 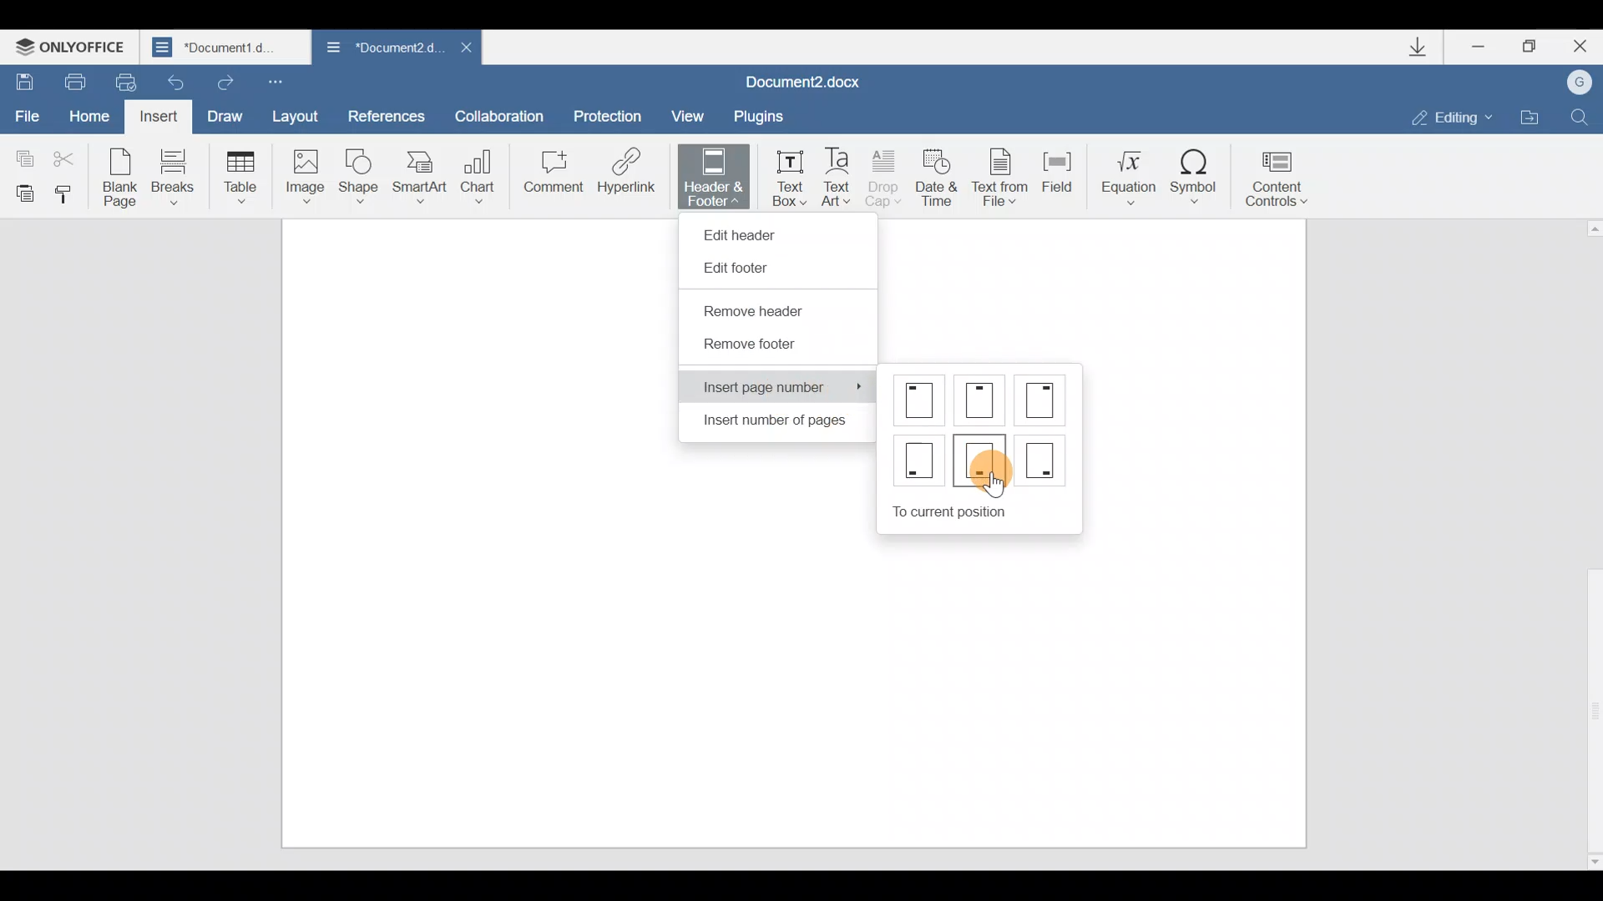 I want to click on To current position, so click(x=987, y=509).